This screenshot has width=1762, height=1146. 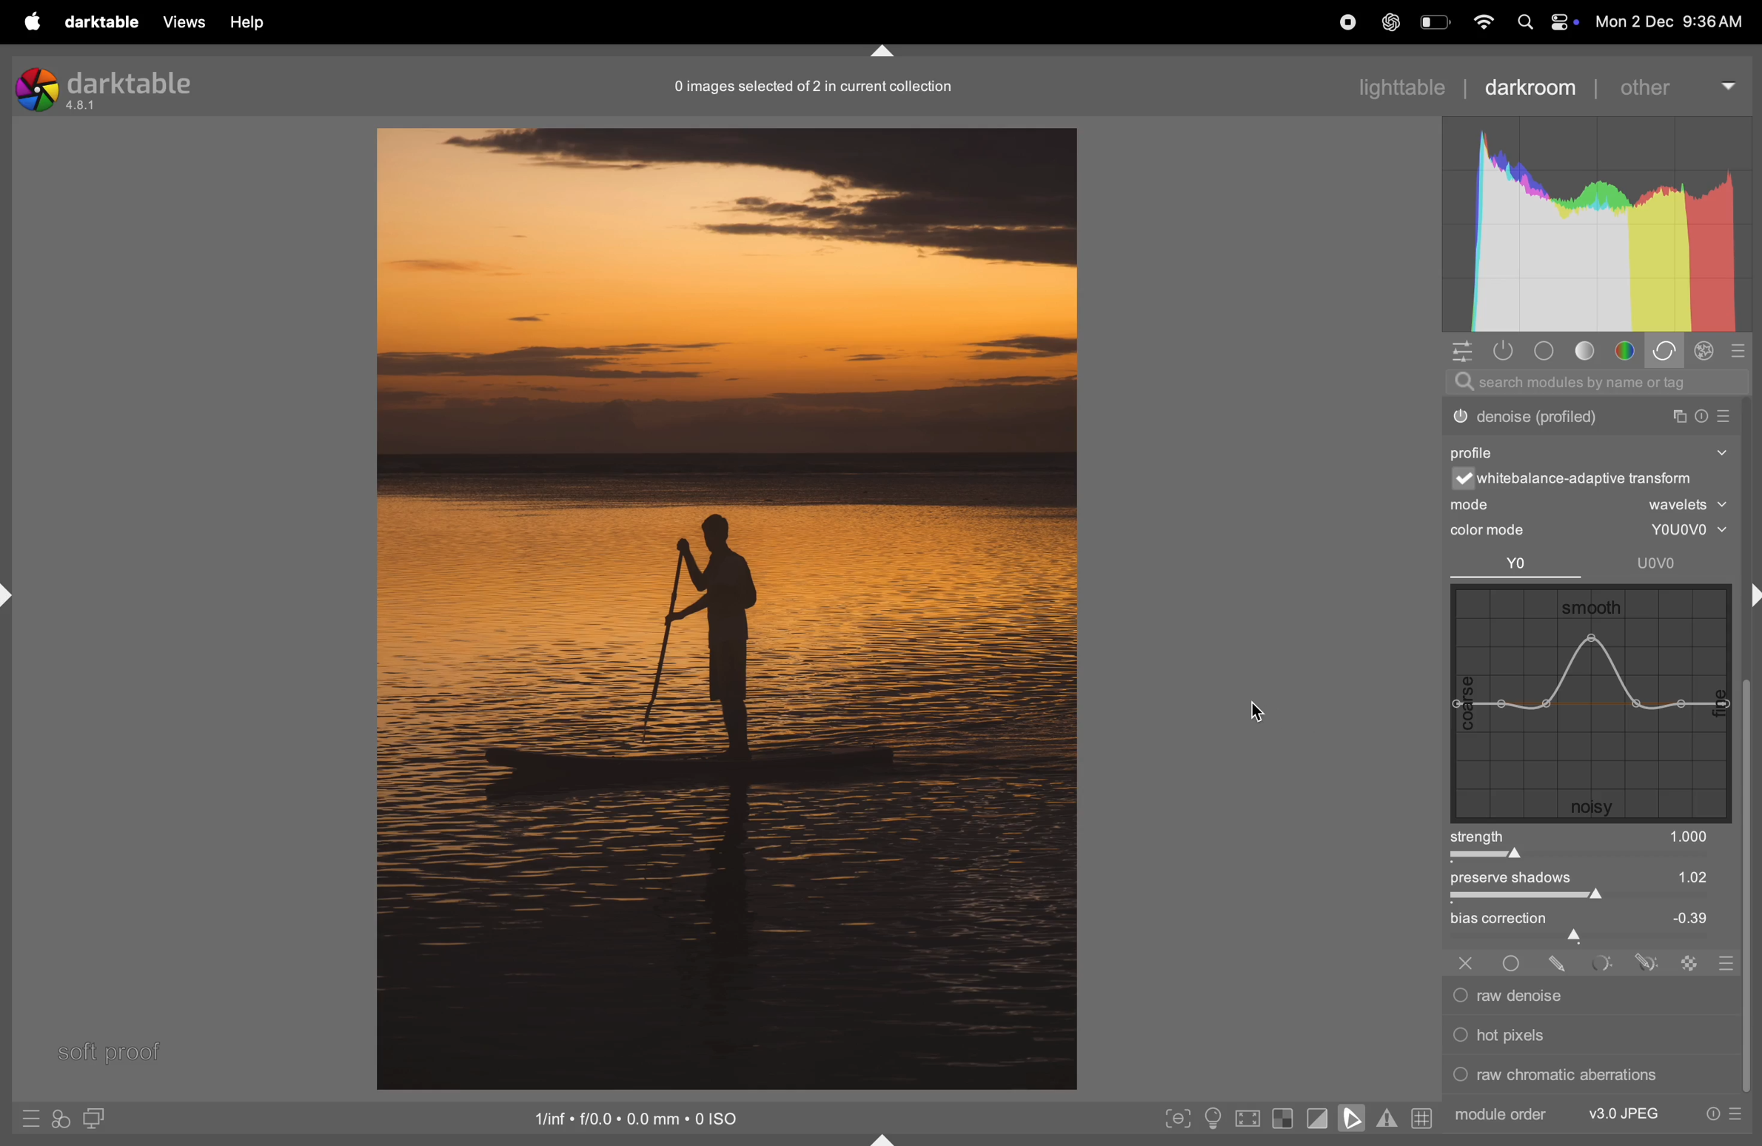 What do you see at coordinates (1507, 351) in the screenshot?
I see `show ony active modules` at bounding box center [1507, 351].